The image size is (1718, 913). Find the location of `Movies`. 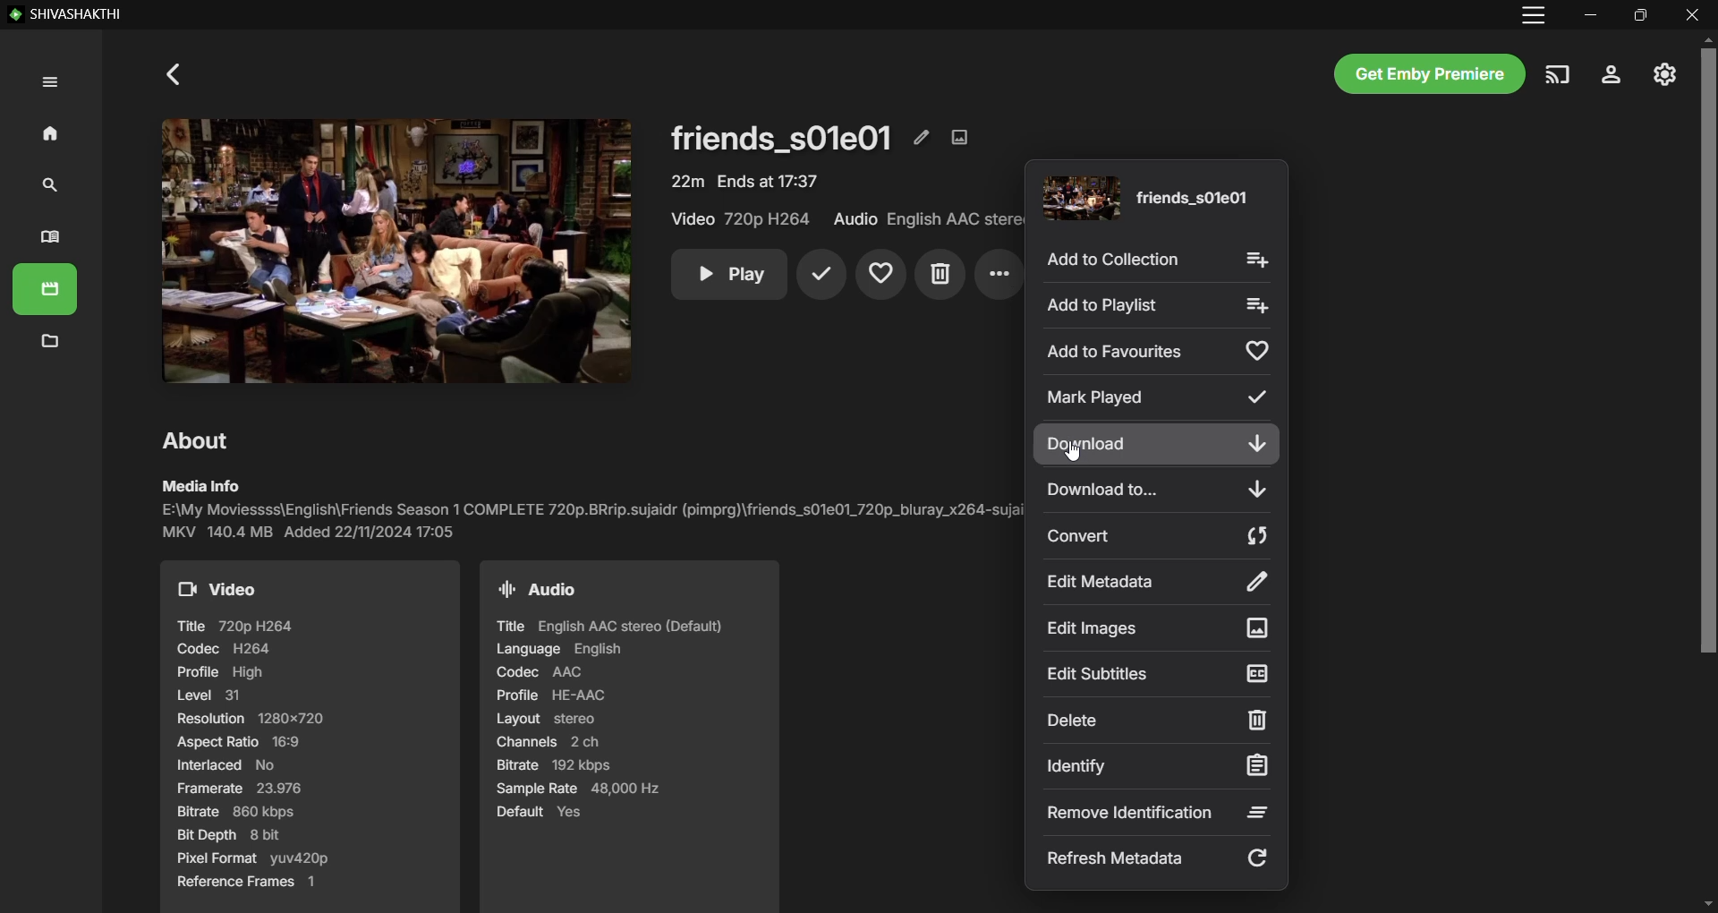

Movies is located at coordinates (47, 292).